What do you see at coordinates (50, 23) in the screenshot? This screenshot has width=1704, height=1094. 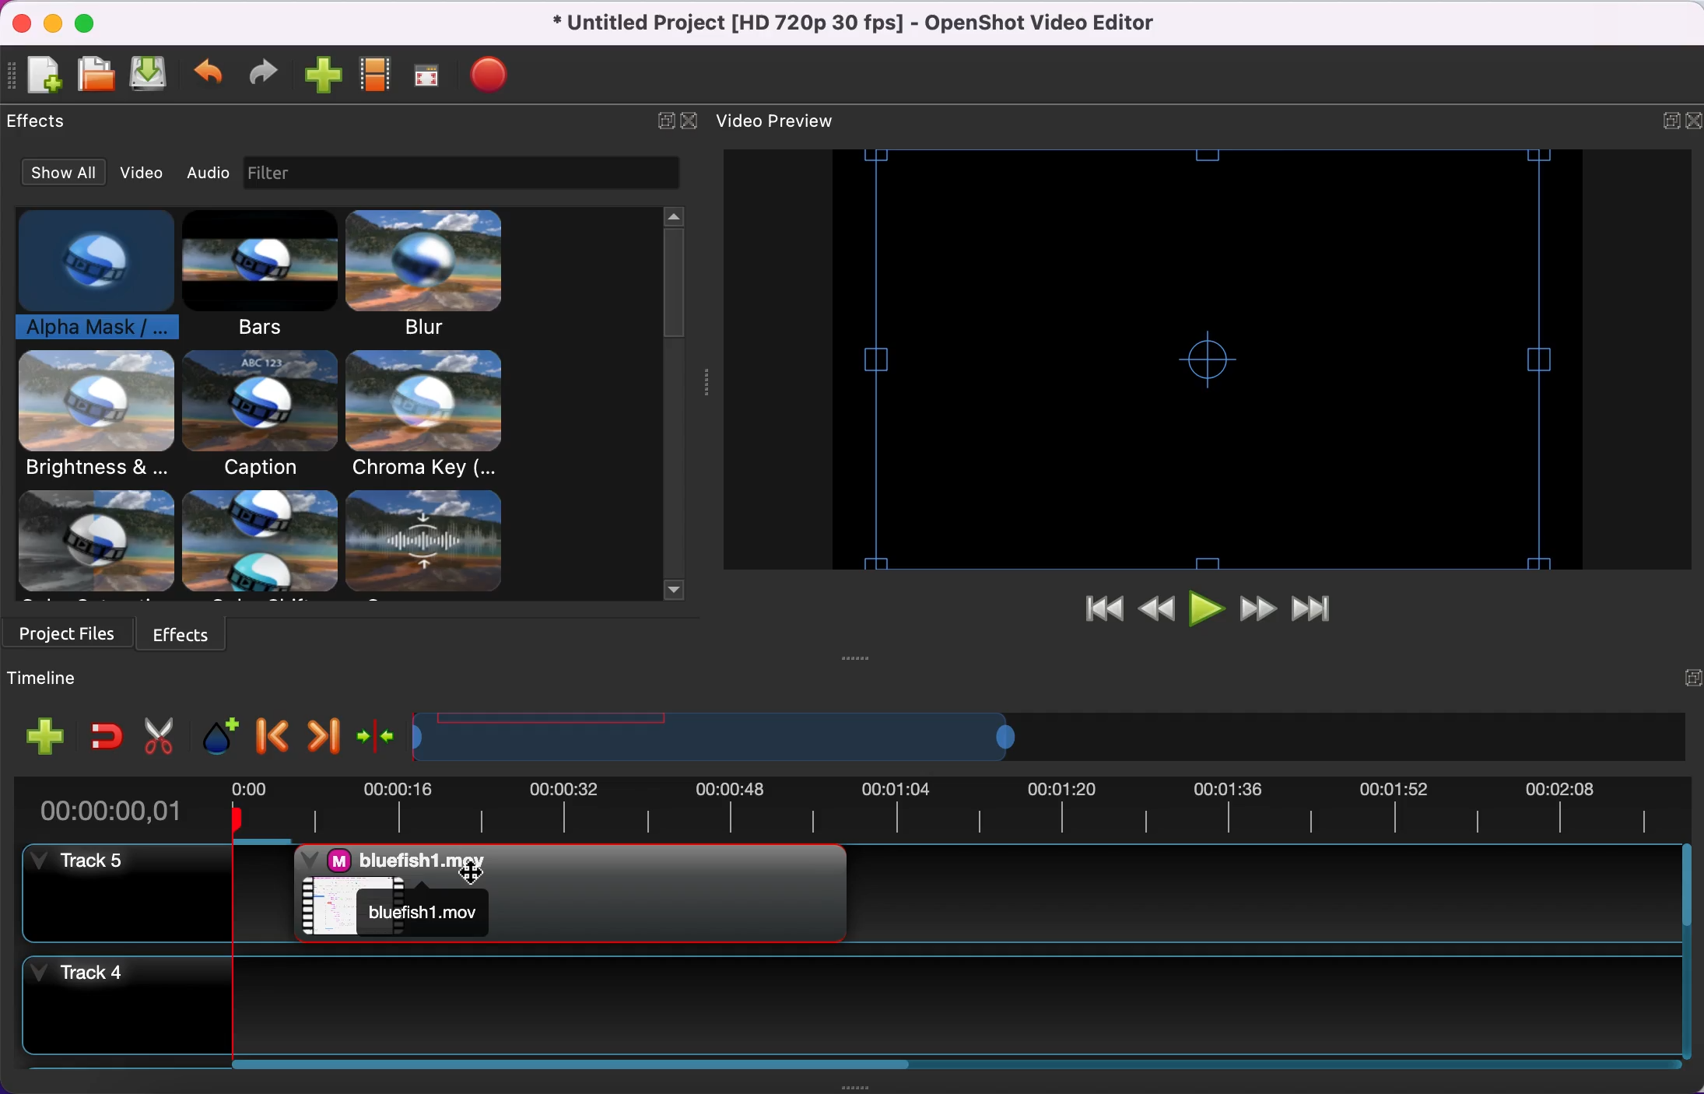 I see `minimize` at bounding box center [50, 23].